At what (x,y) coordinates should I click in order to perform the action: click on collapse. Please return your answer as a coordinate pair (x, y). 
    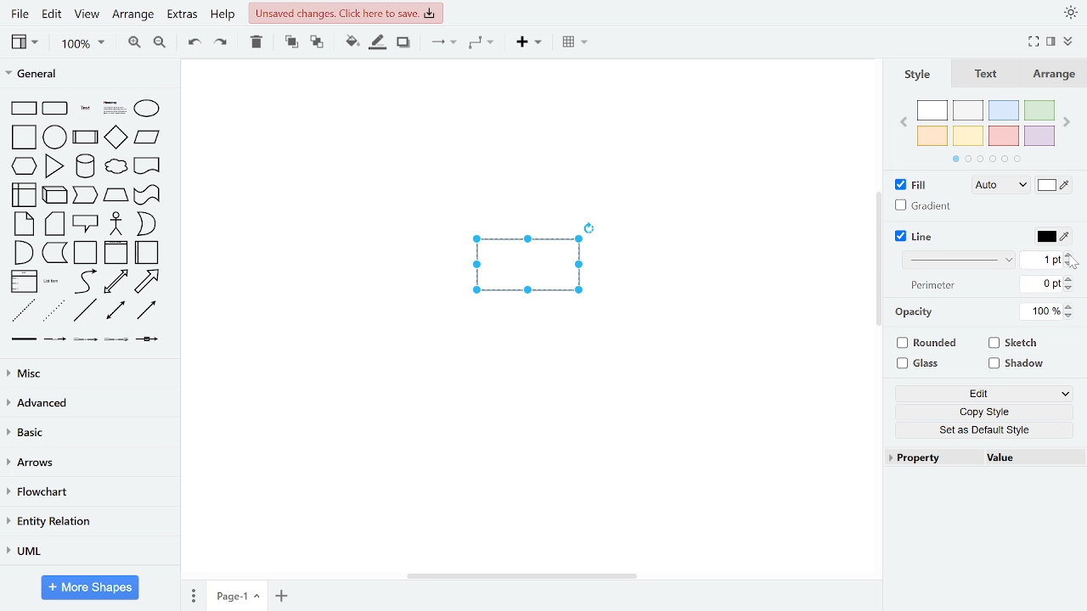
    Looking at the image, I should click on (1068, 42).